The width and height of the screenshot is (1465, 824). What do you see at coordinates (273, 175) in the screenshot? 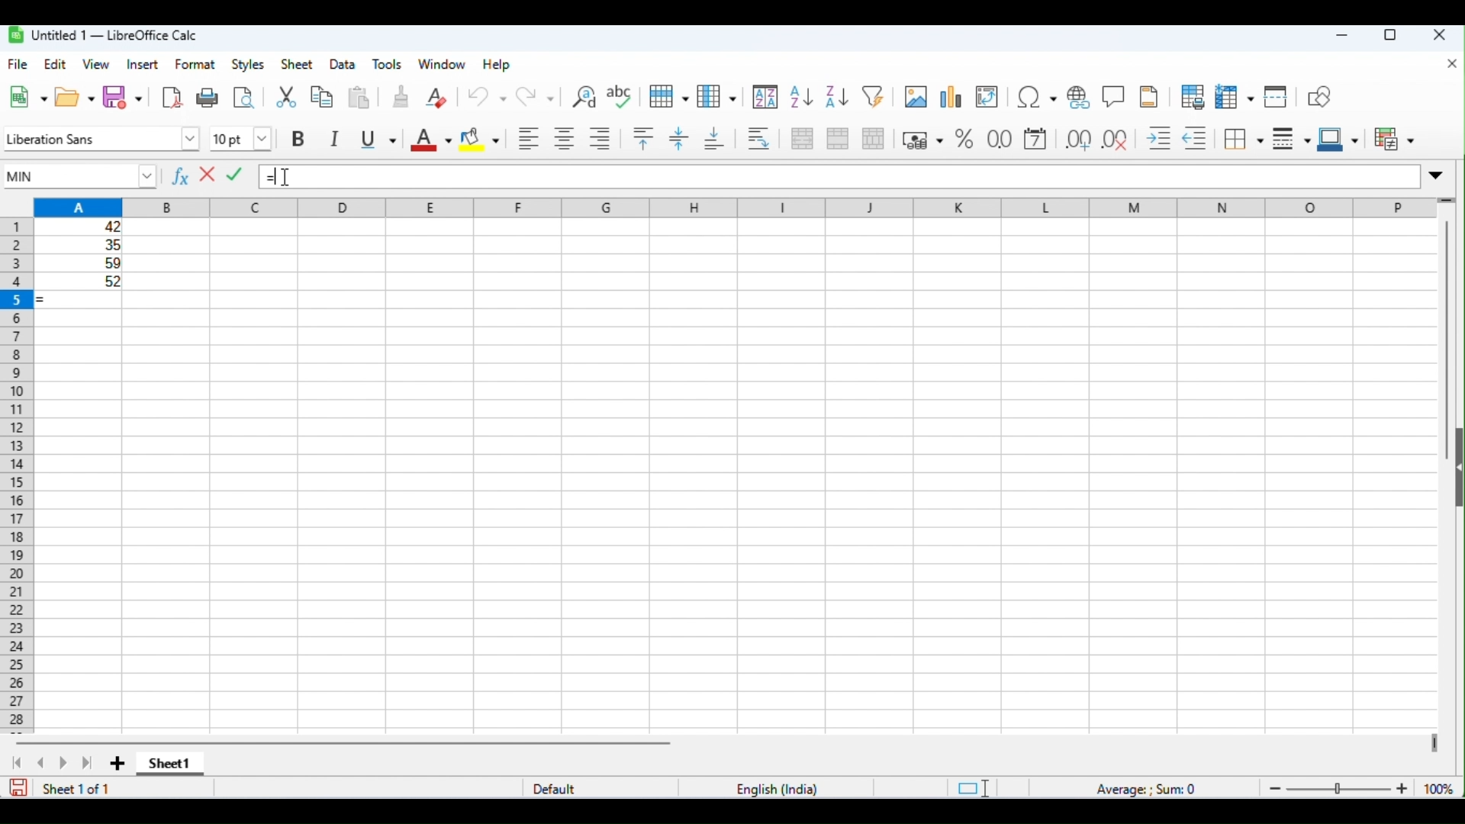
I see `typing cursor` at bounding box center [273, 175].